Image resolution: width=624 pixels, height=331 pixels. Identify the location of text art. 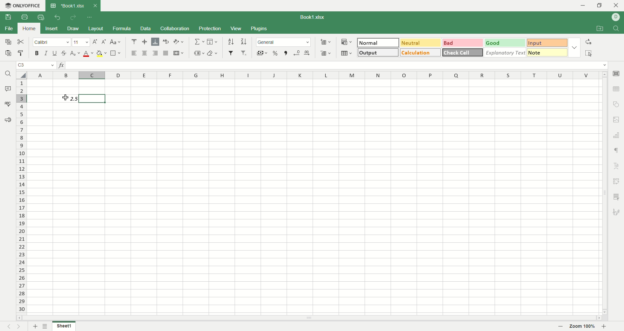
(617, 166).